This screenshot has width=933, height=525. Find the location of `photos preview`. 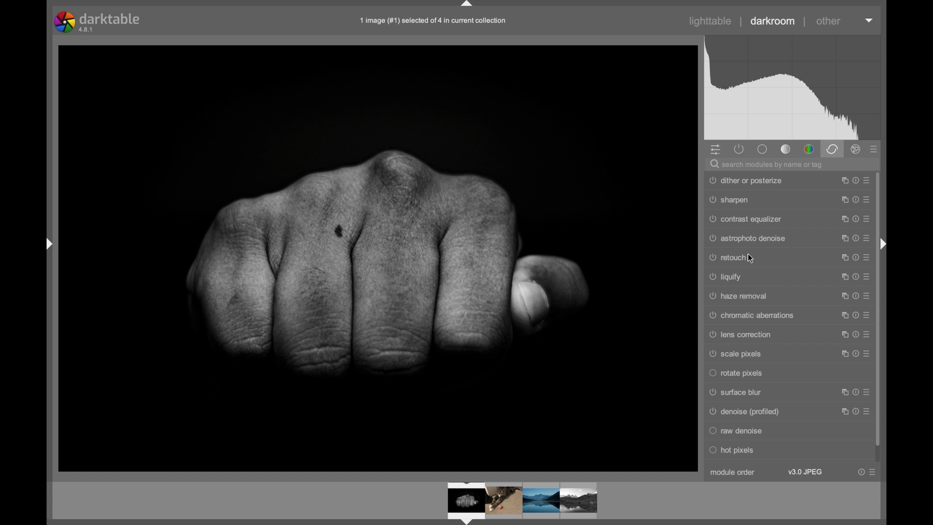

photos preview is located at coordinates (523, 502).